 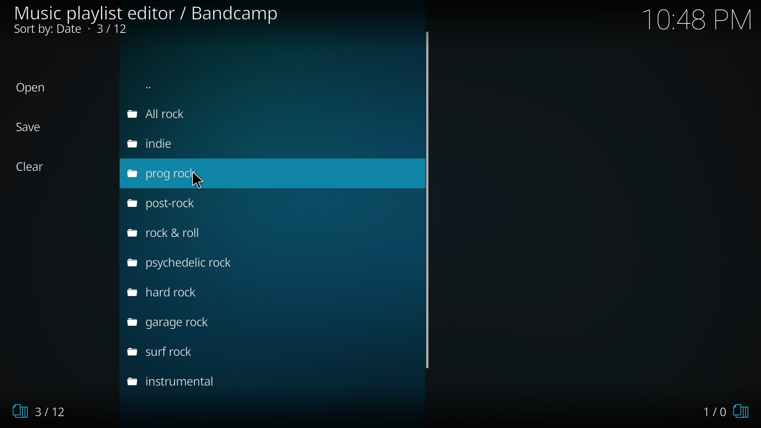 I want to click on back, so click(x=189, y=86).